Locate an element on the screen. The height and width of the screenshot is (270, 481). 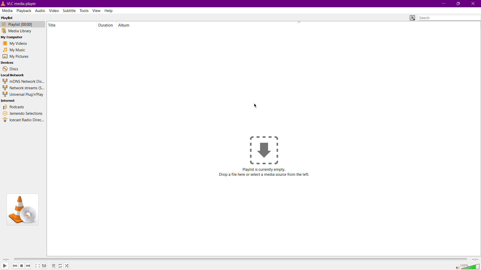
Internet is located at coordinates (9, 101).